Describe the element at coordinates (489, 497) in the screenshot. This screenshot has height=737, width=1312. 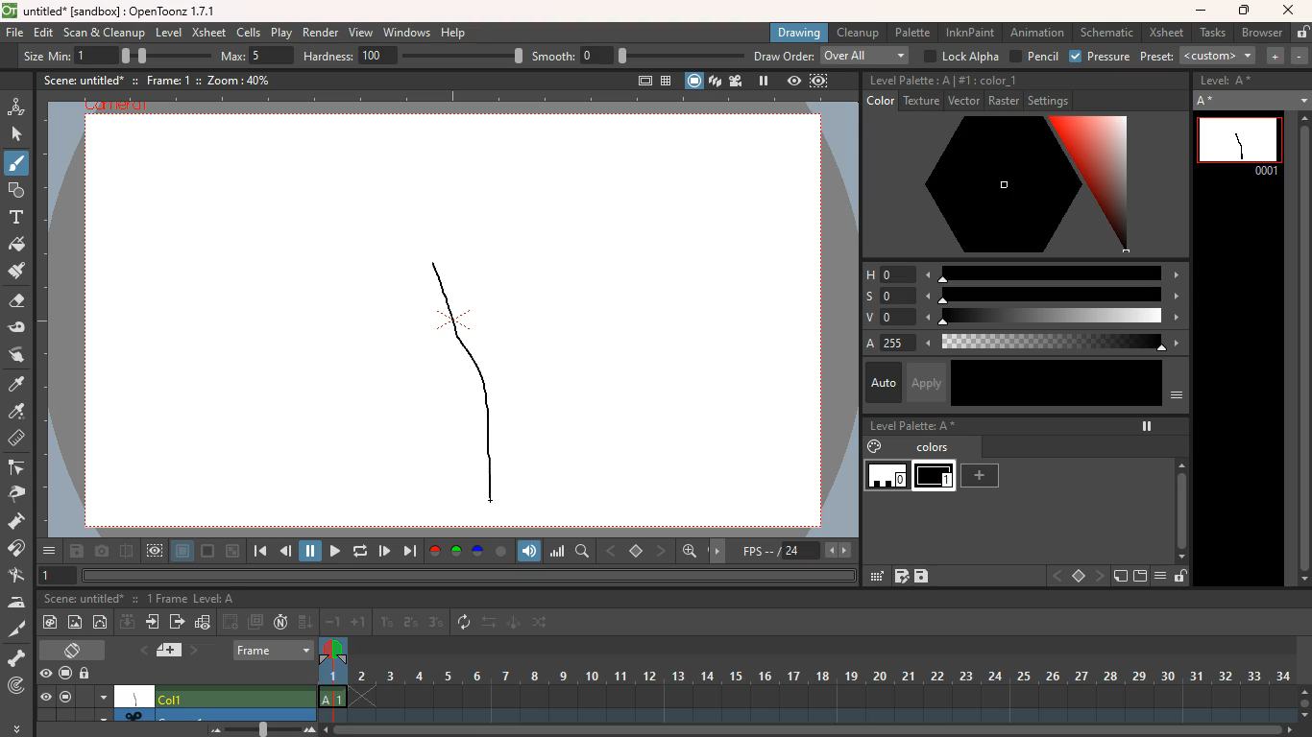
I see `drawing cursor` at that location.